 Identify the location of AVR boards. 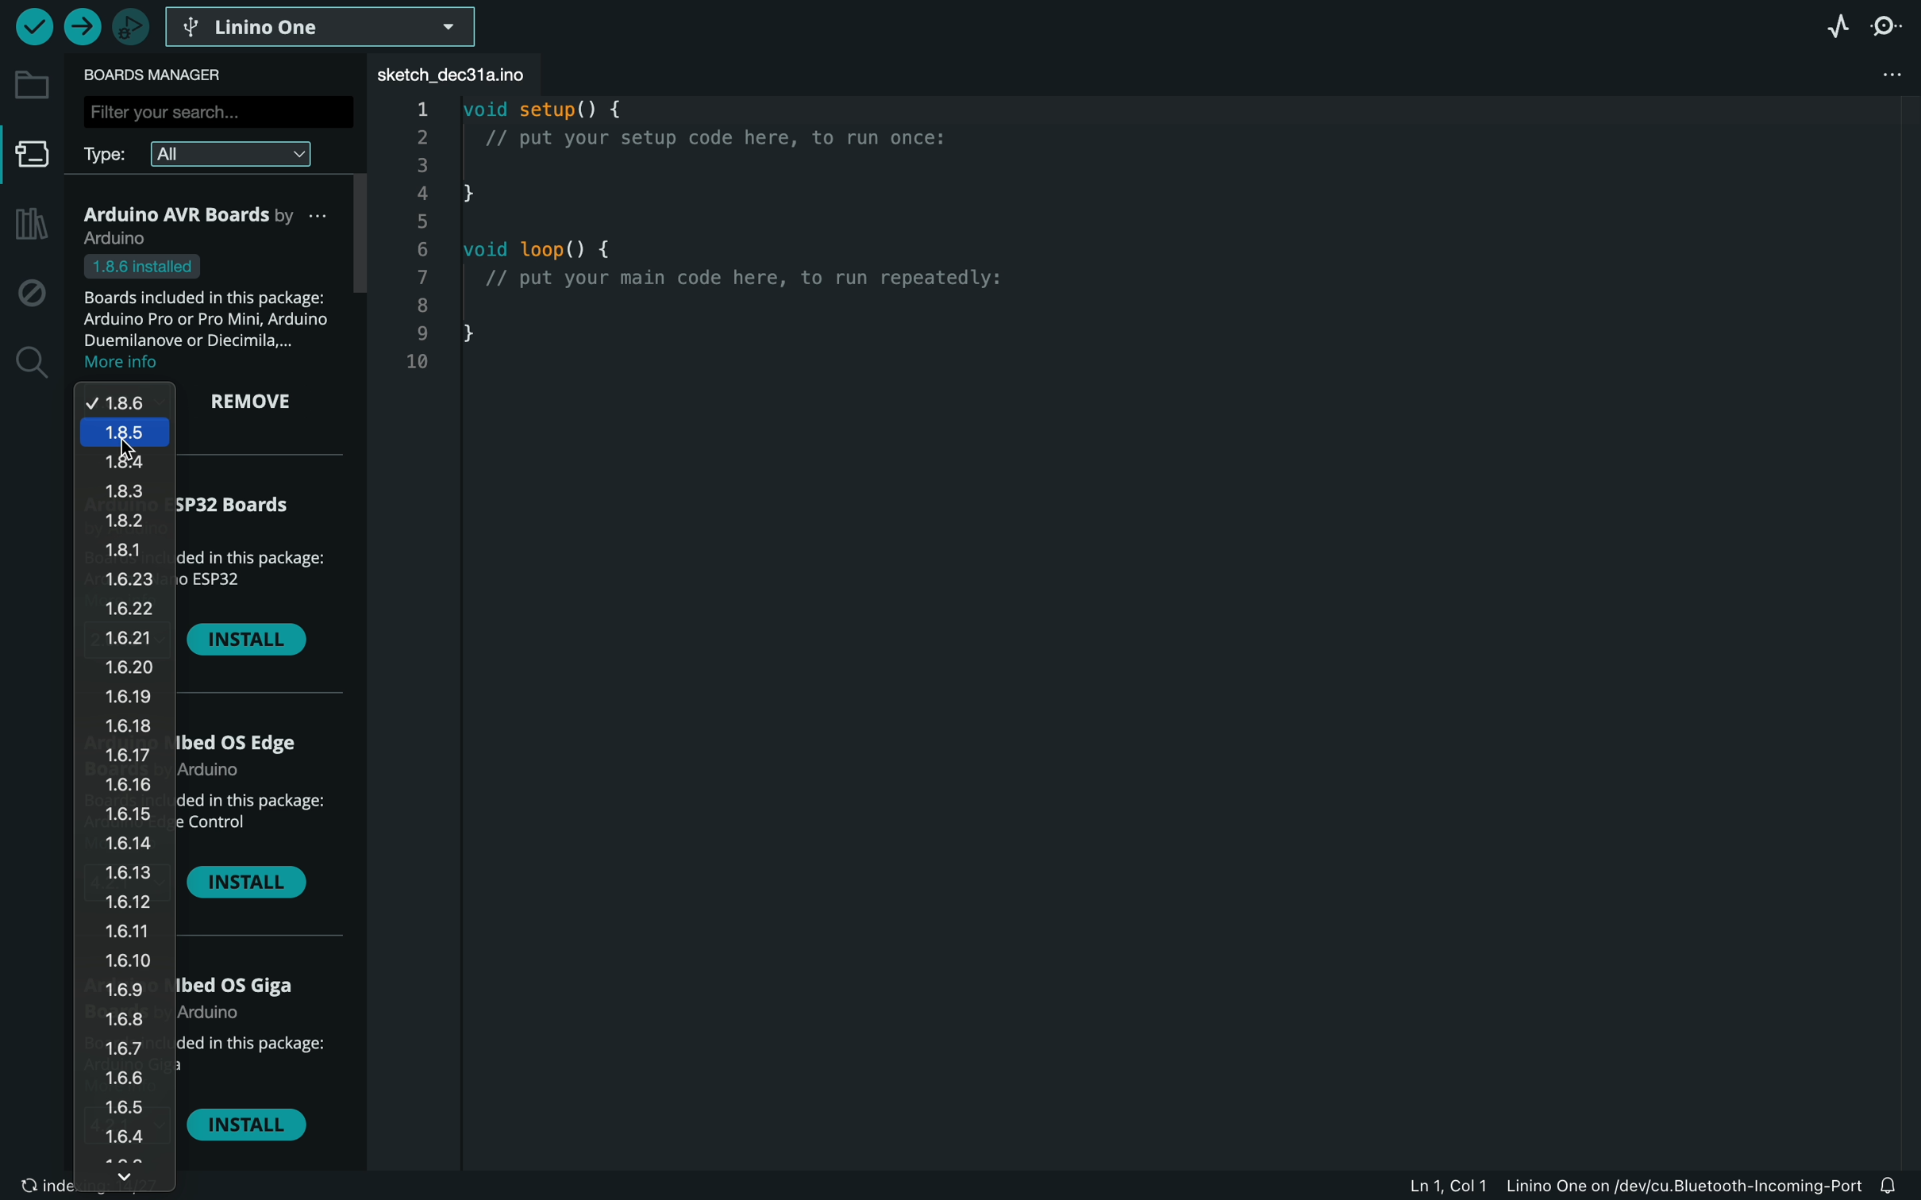
(213, 225).